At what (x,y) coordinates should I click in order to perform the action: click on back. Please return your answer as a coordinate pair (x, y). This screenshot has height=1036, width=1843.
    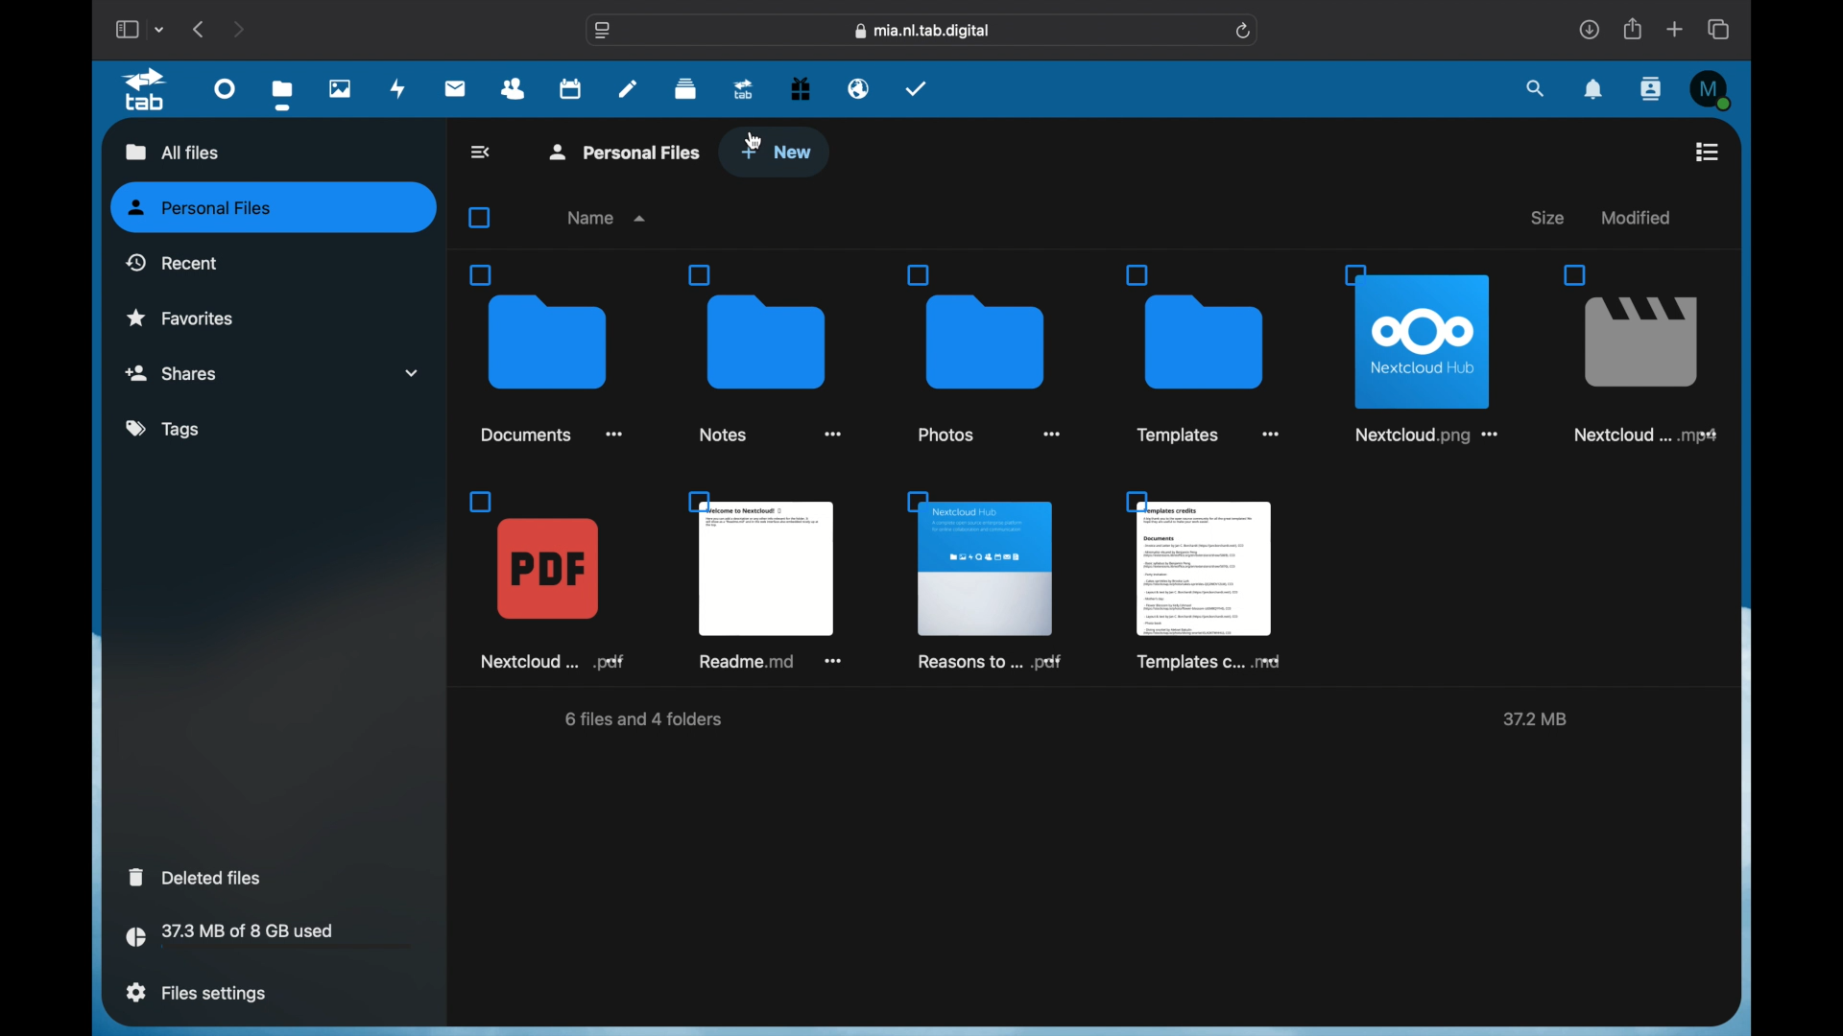
    Looking at the image, I should click on (483, 152).